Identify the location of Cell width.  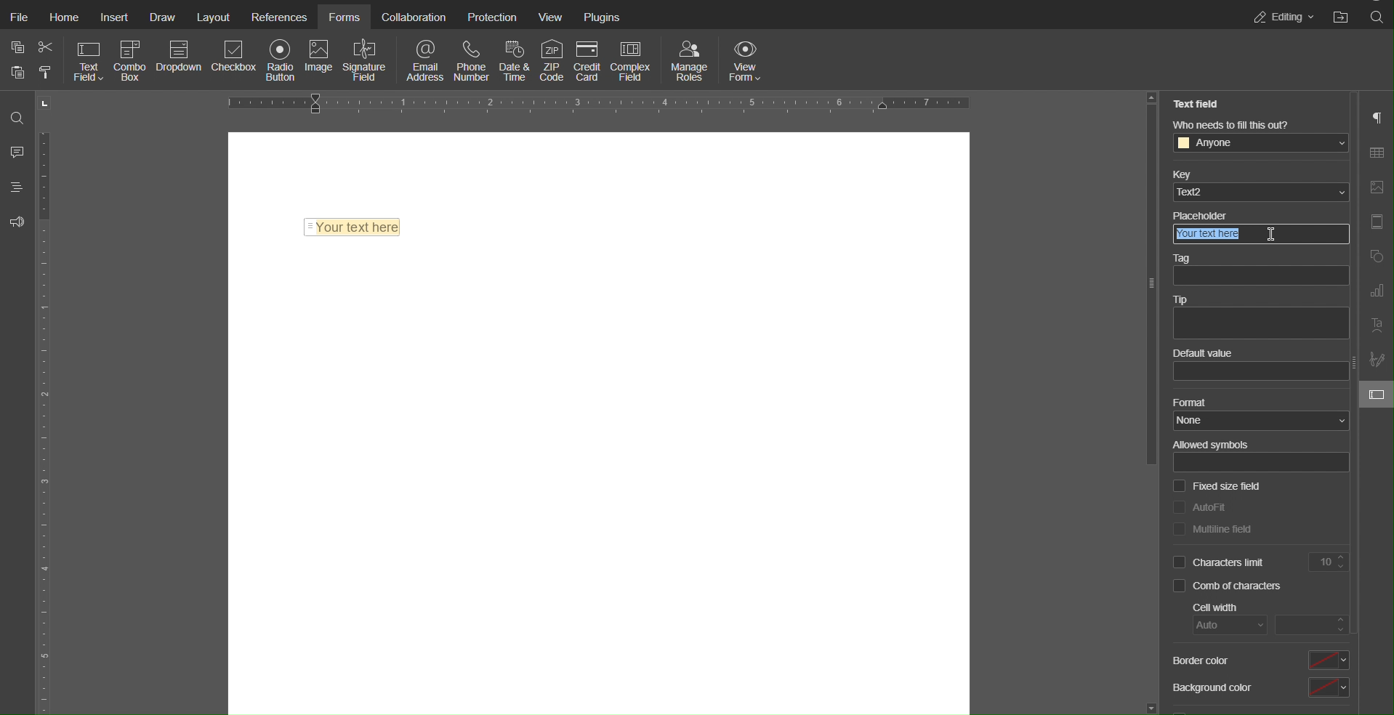
(1267, 618).